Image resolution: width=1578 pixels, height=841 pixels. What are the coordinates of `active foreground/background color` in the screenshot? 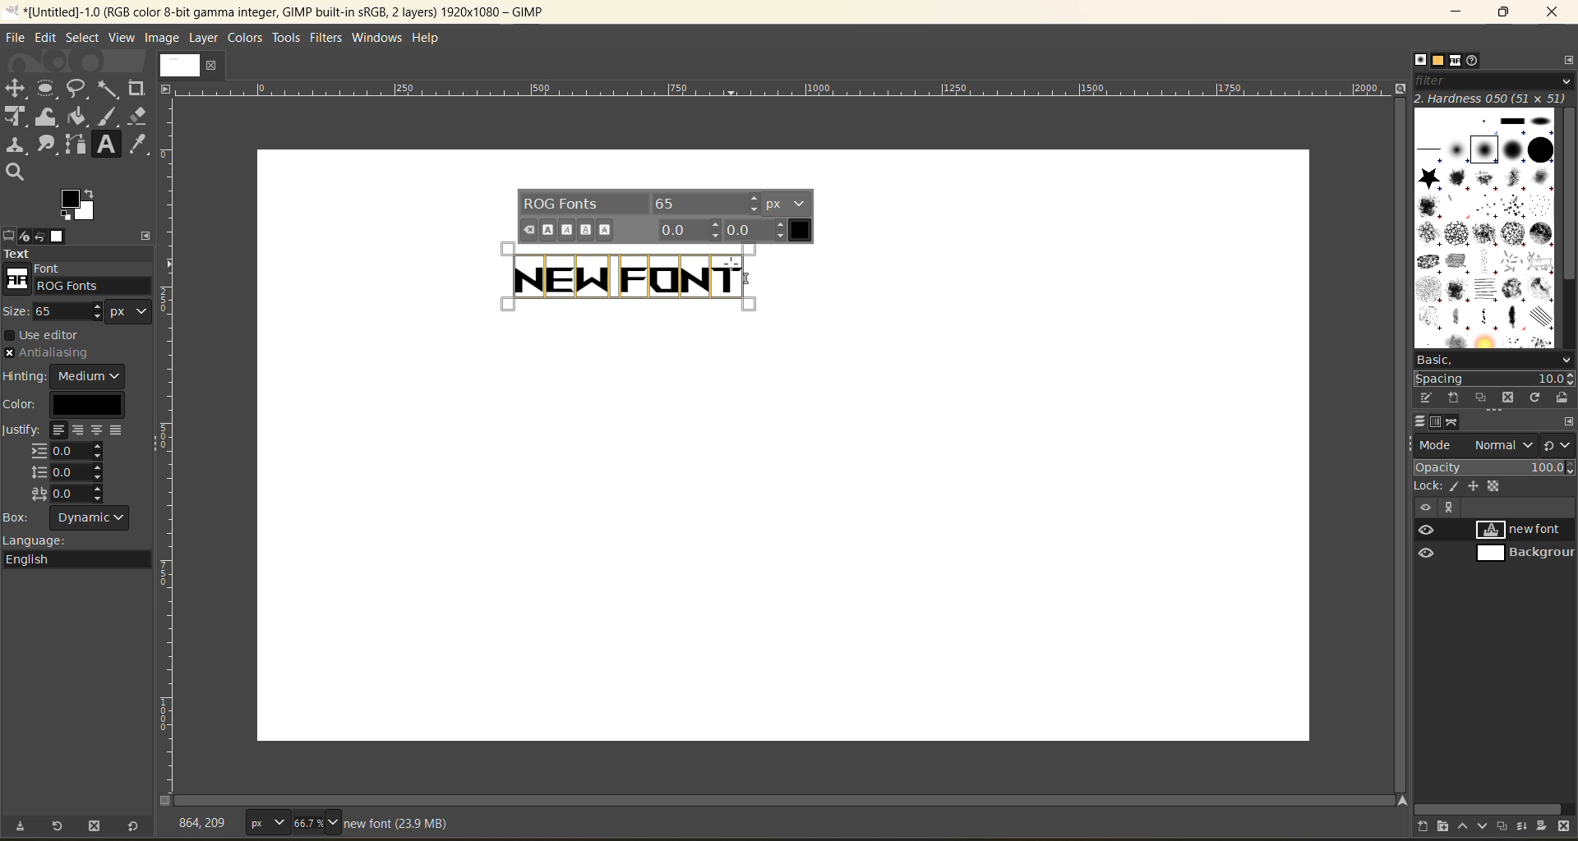 It's located at (81, 207).